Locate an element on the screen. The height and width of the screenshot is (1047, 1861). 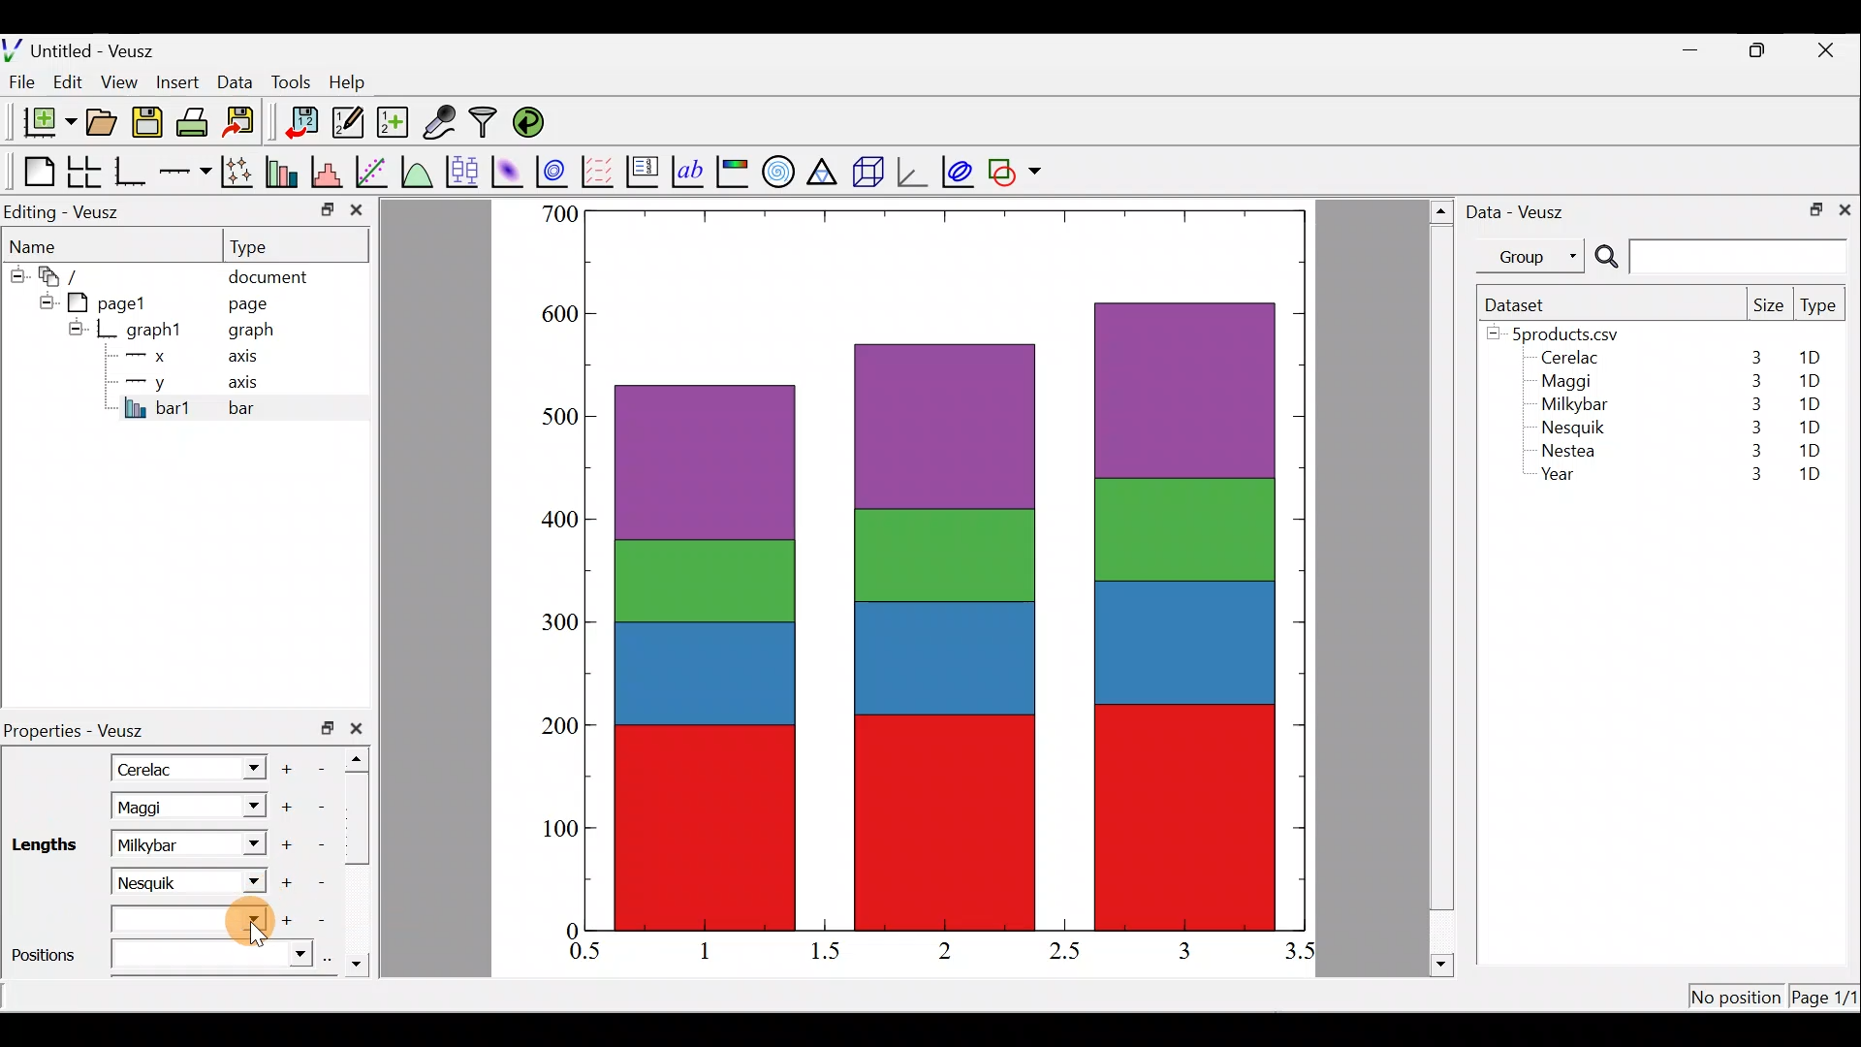
Type is located at coordinates (267, 245).